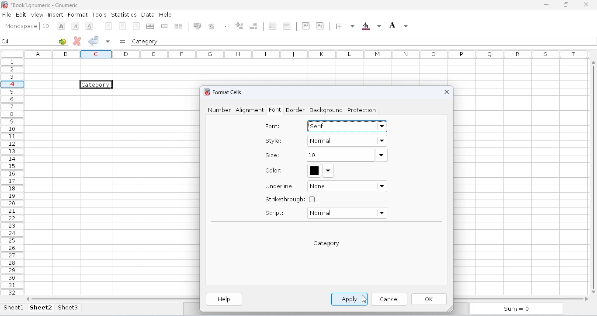 The width and height of the screenshot is (597, 316). Describe the element at coordinates (321, 170) in the screenshot. I see `color` at that location.